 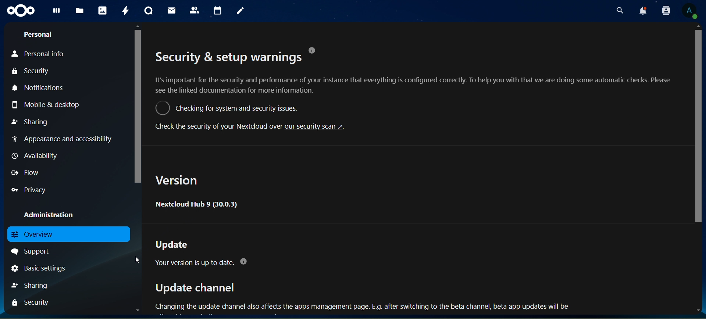 What do you see at coordinates (38, 267) in the screenshot?
I see `basic settings` at bounding box center [38, 267].